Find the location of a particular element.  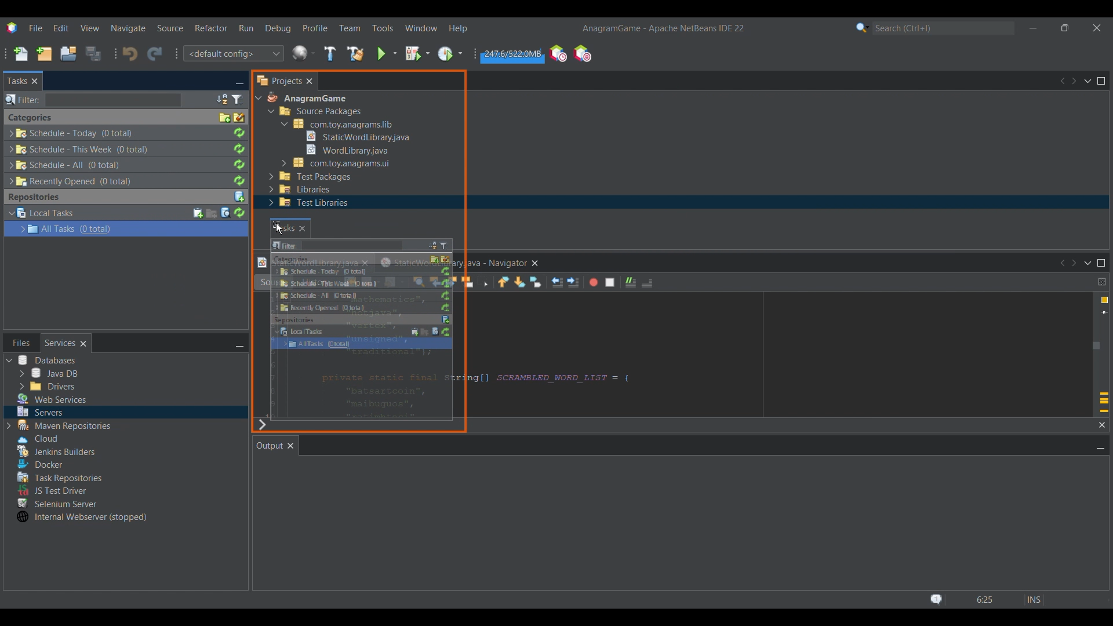

 is located at coordinates (63, 425).